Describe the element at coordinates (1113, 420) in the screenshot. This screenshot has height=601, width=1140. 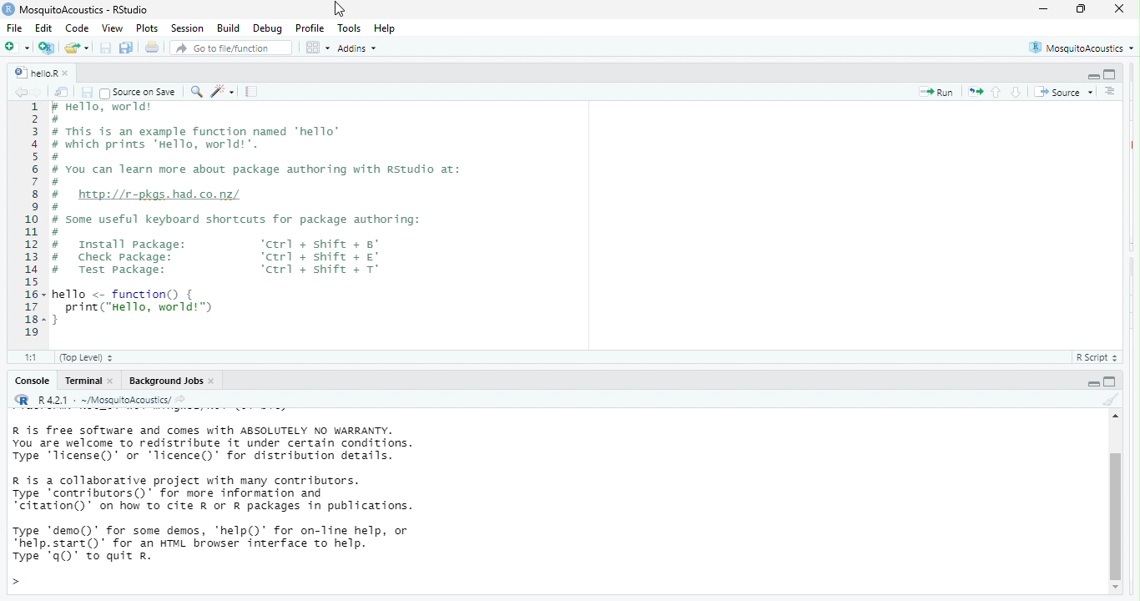
I see `scroll up` at that location.